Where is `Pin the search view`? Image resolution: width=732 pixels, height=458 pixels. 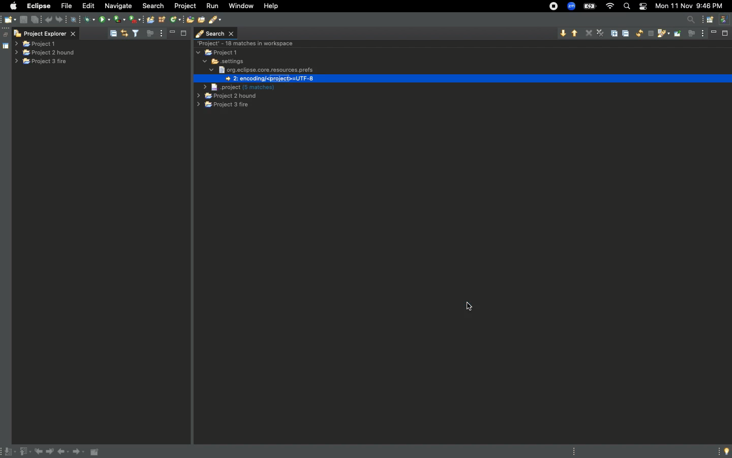 Pin the search view is located at coordinates (678, 37).